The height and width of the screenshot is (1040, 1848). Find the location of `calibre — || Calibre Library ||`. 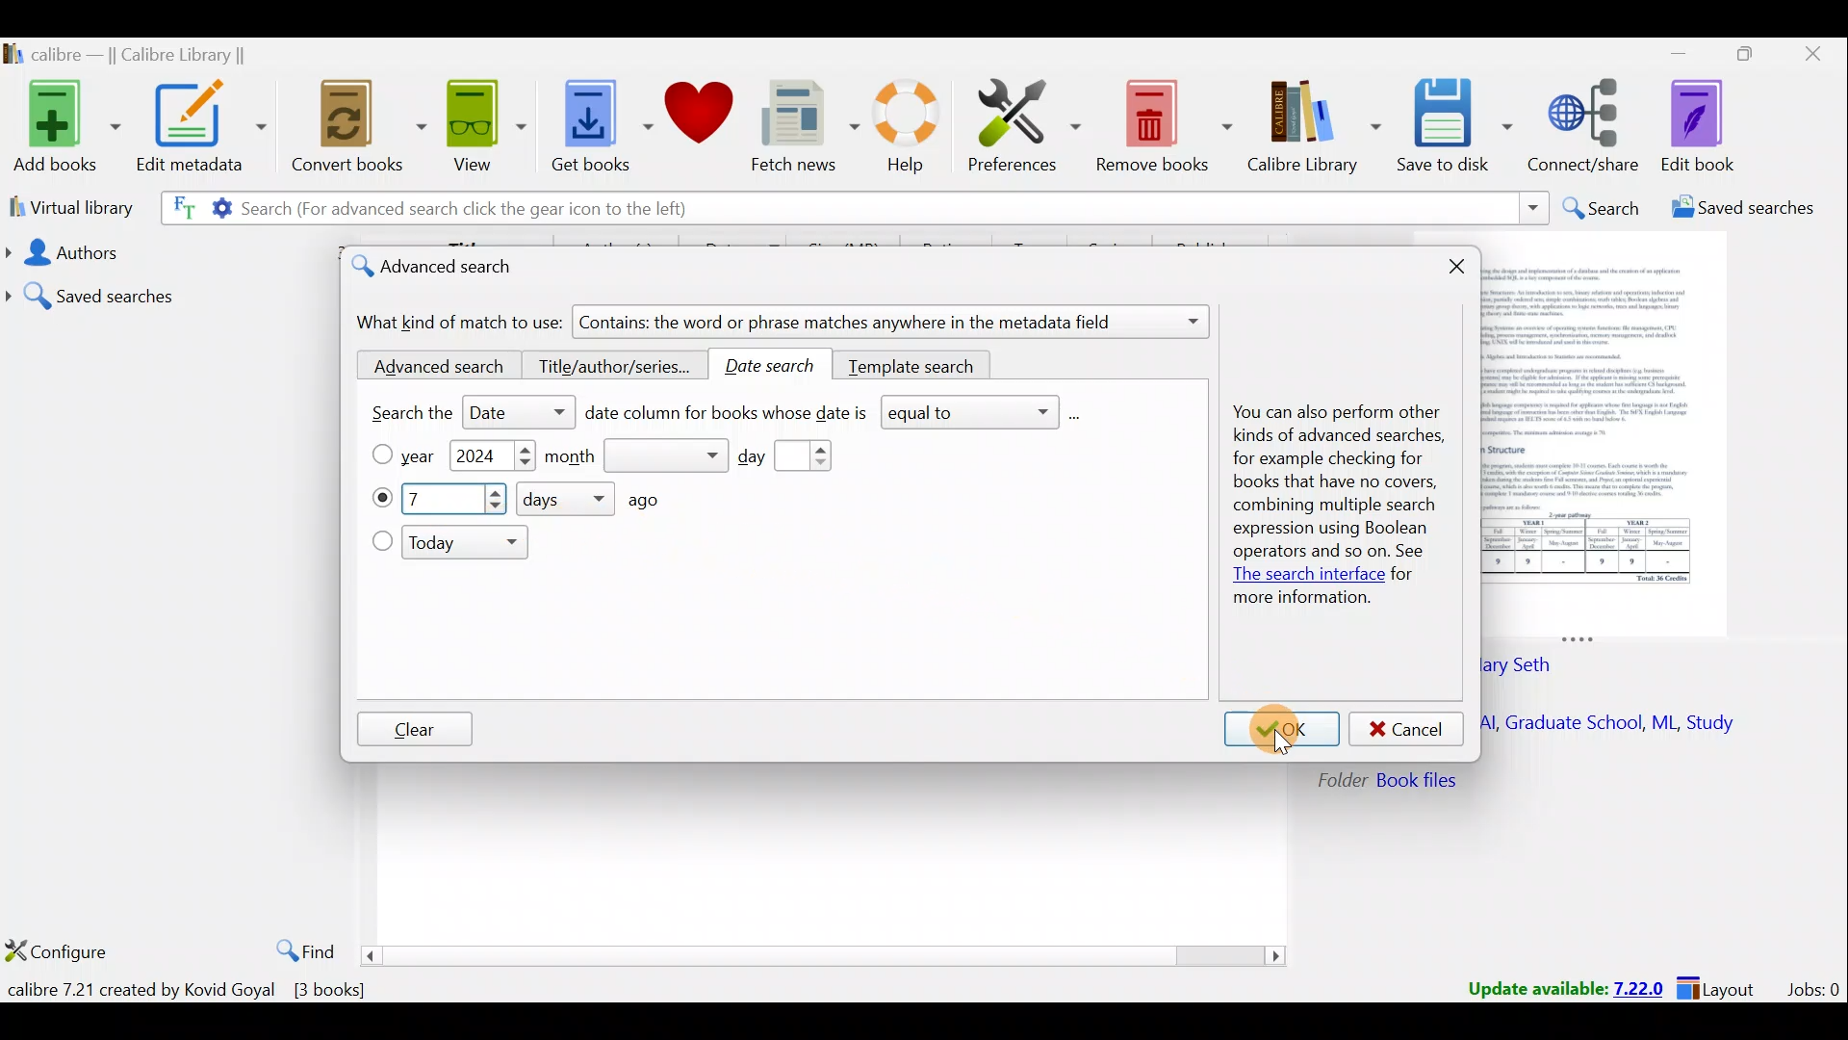

calibre — || Calibre Library || is located at coordinates (150, 54).